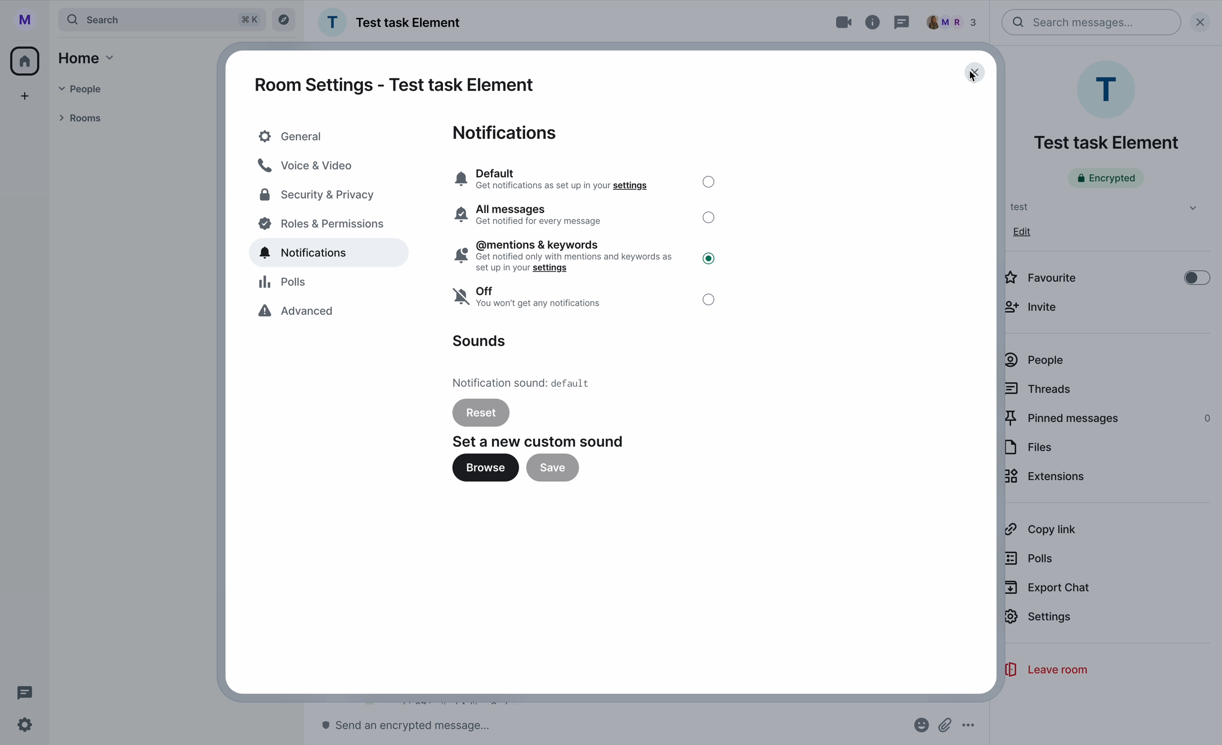 This screenshot has width=1222, height=745. What do you see at coordinates (27, 59) in the screenshot?
I see `home icon` at bounding box center [27, 59].